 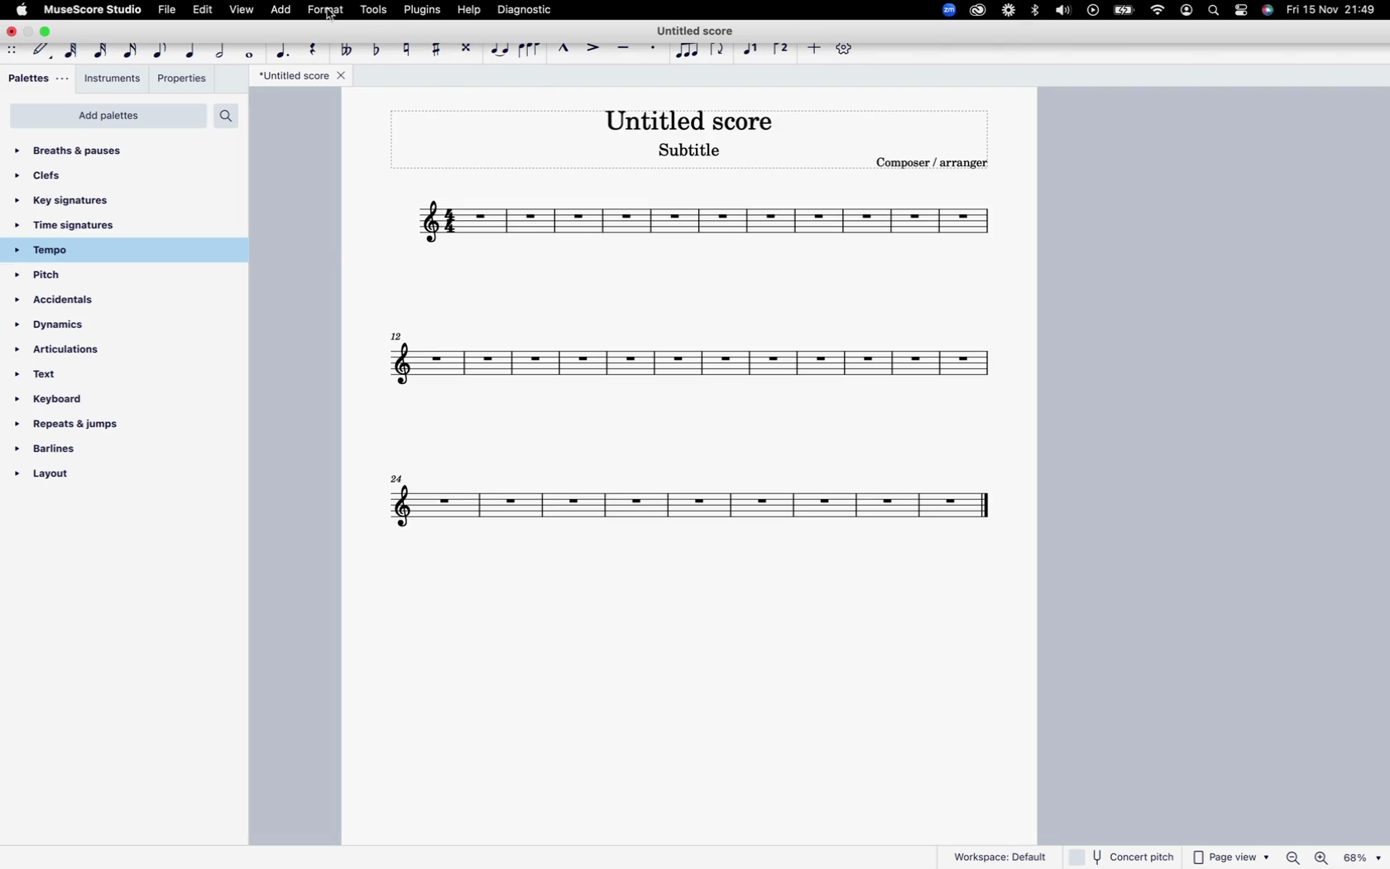 What do you see at coordinates (283, 11) in the screenshot?
I see `add` at bounding box center [283, 11].